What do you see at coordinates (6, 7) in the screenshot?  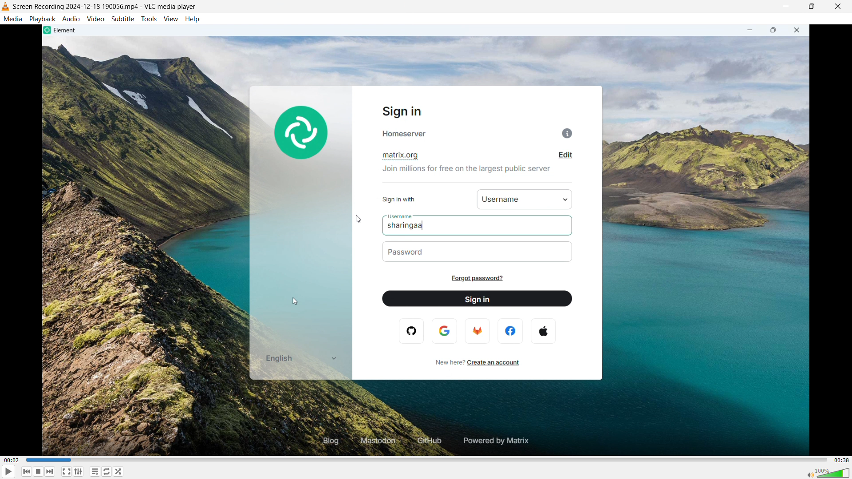 I see `Logo ` at bounding box center [6, 7].